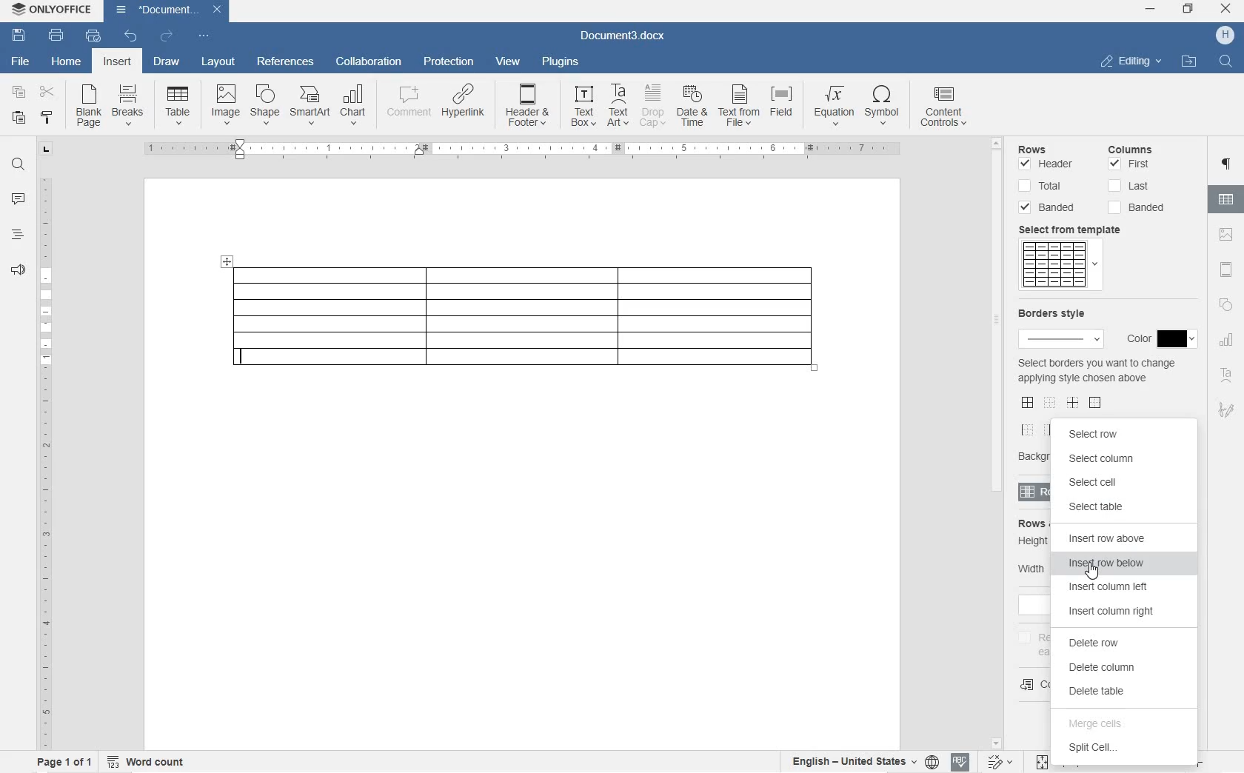 Image resolution: width=1244 pixels, height=773 pixels. I want to click on UNDO, so click(132, 36).